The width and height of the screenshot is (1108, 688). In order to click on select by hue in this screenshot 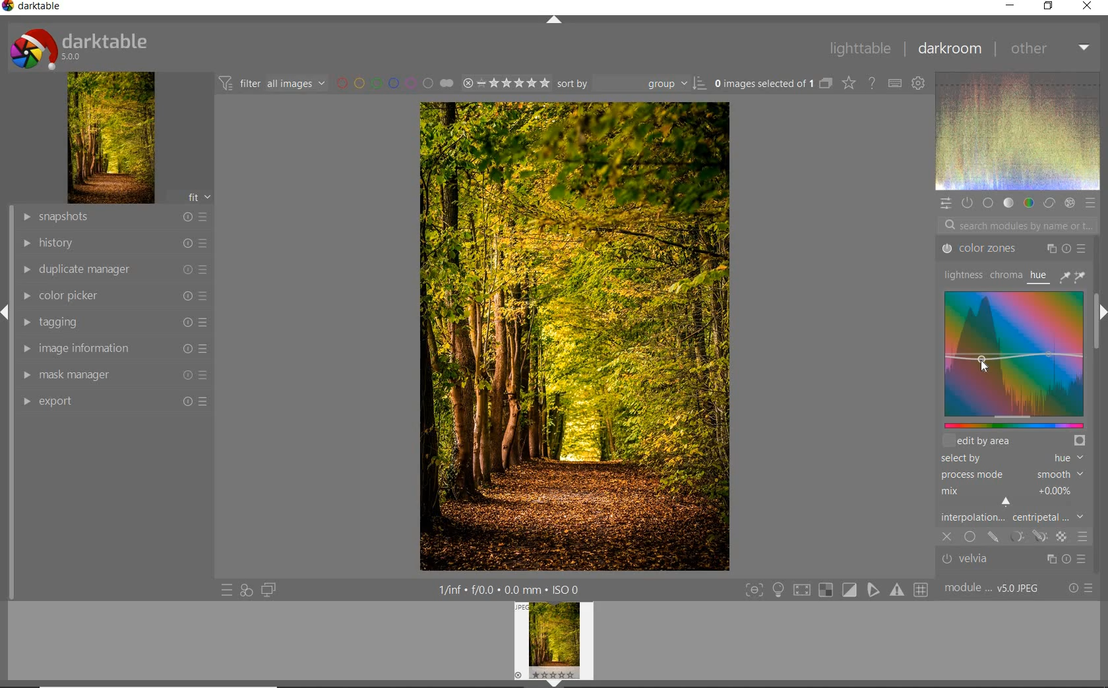, I will do `click(1010, 457)`.